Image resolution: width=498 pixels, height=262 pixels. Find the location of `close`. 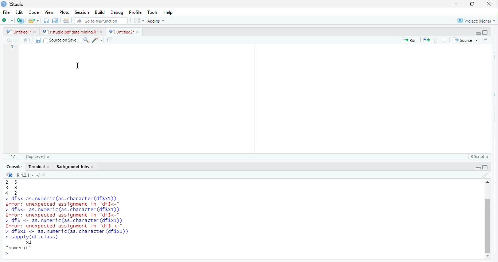

close is located at coordinates (49, 167).